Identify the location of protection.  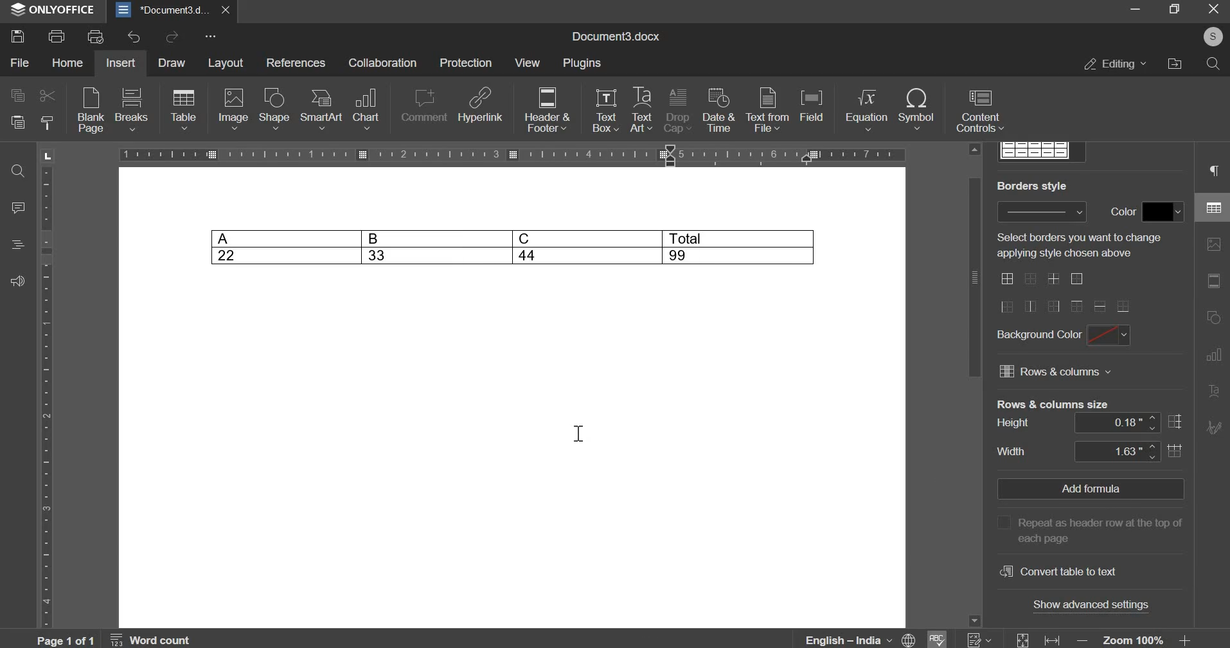
(467, 64).